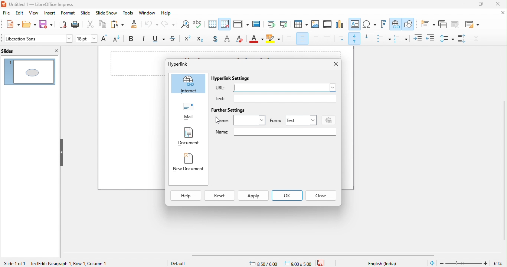 The width and height of the screenshot is (507, 267). Describe the element at coordinates (355, 38) in the screenshot. I see `align vertically` at that location.